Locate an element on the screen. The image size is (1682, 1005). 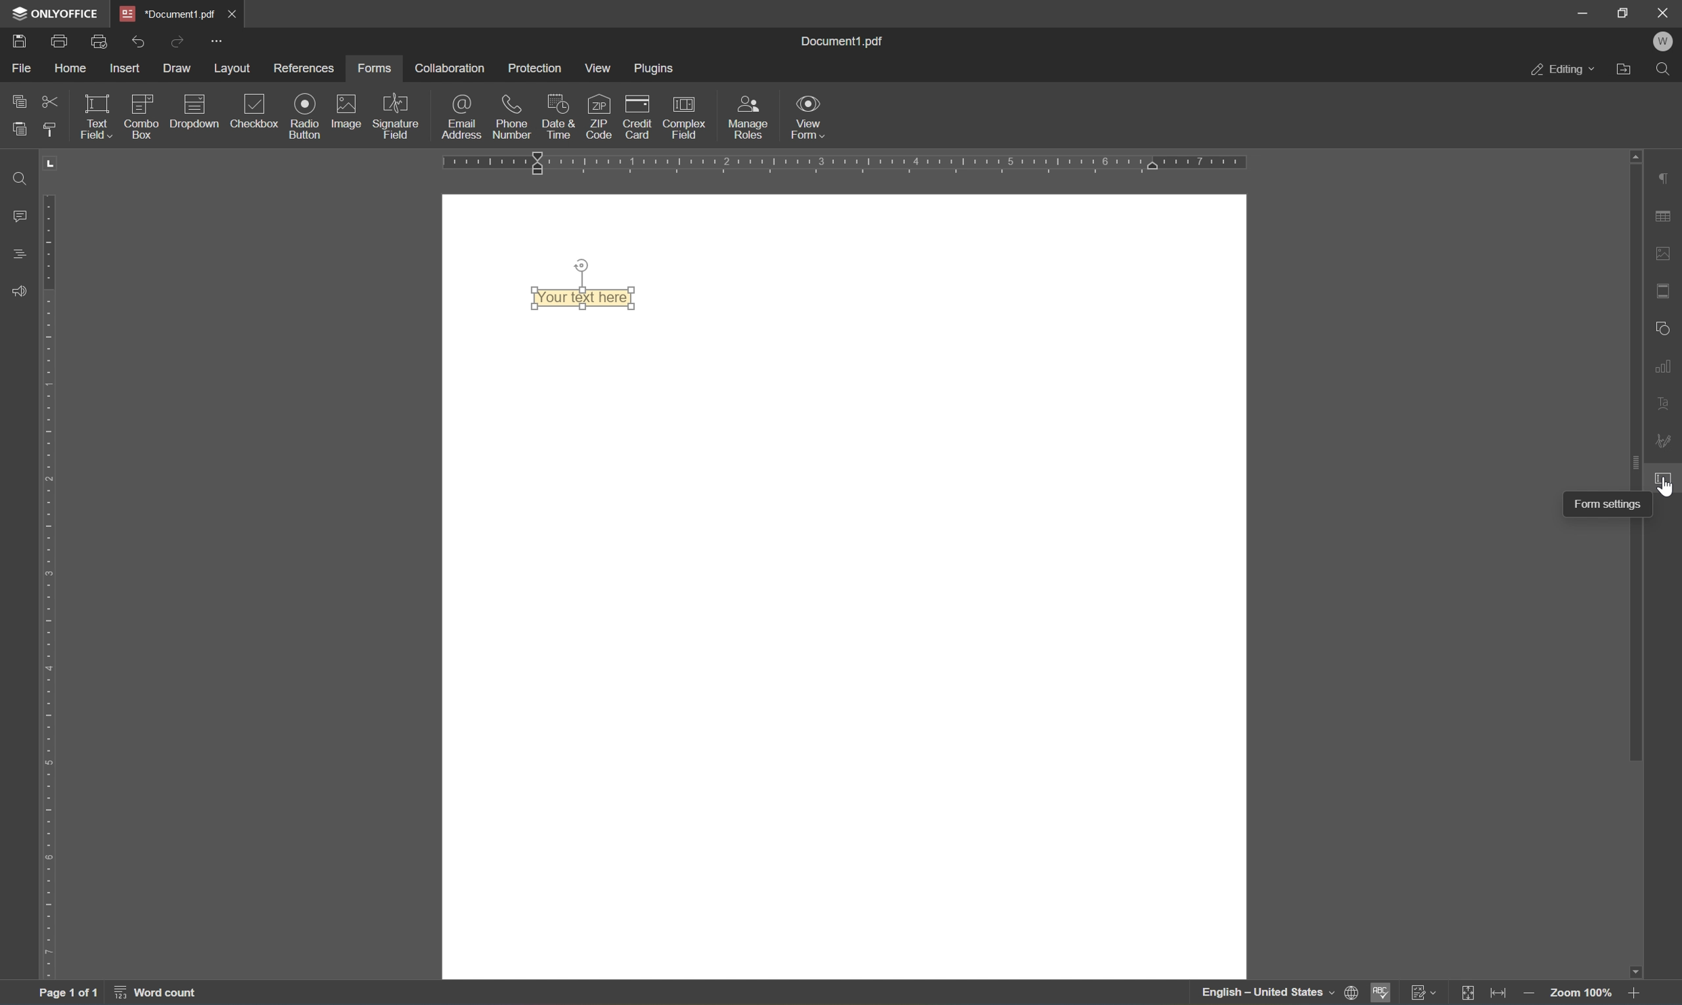
Page 1 of 1 is located at coordinates (68, 996).